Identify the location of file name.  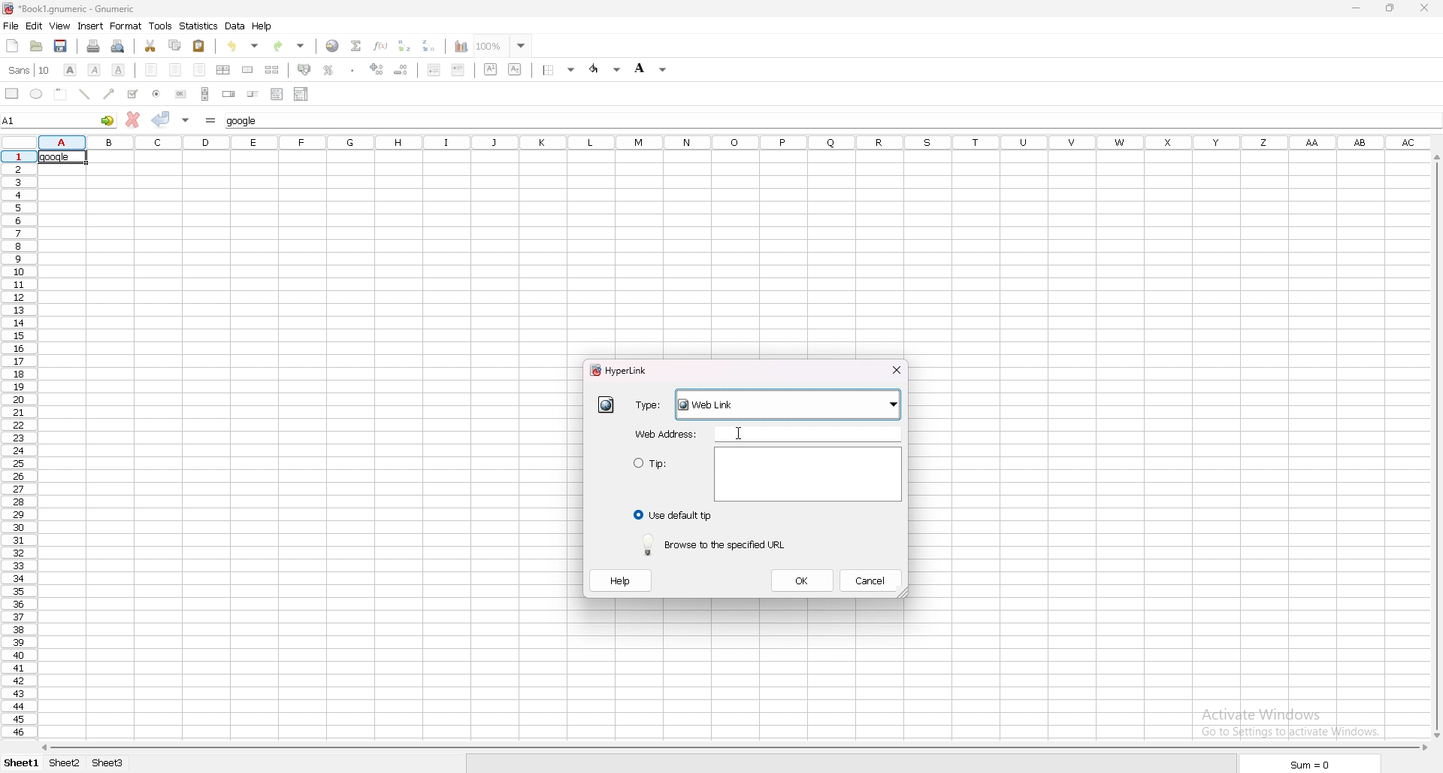
(114, 9).